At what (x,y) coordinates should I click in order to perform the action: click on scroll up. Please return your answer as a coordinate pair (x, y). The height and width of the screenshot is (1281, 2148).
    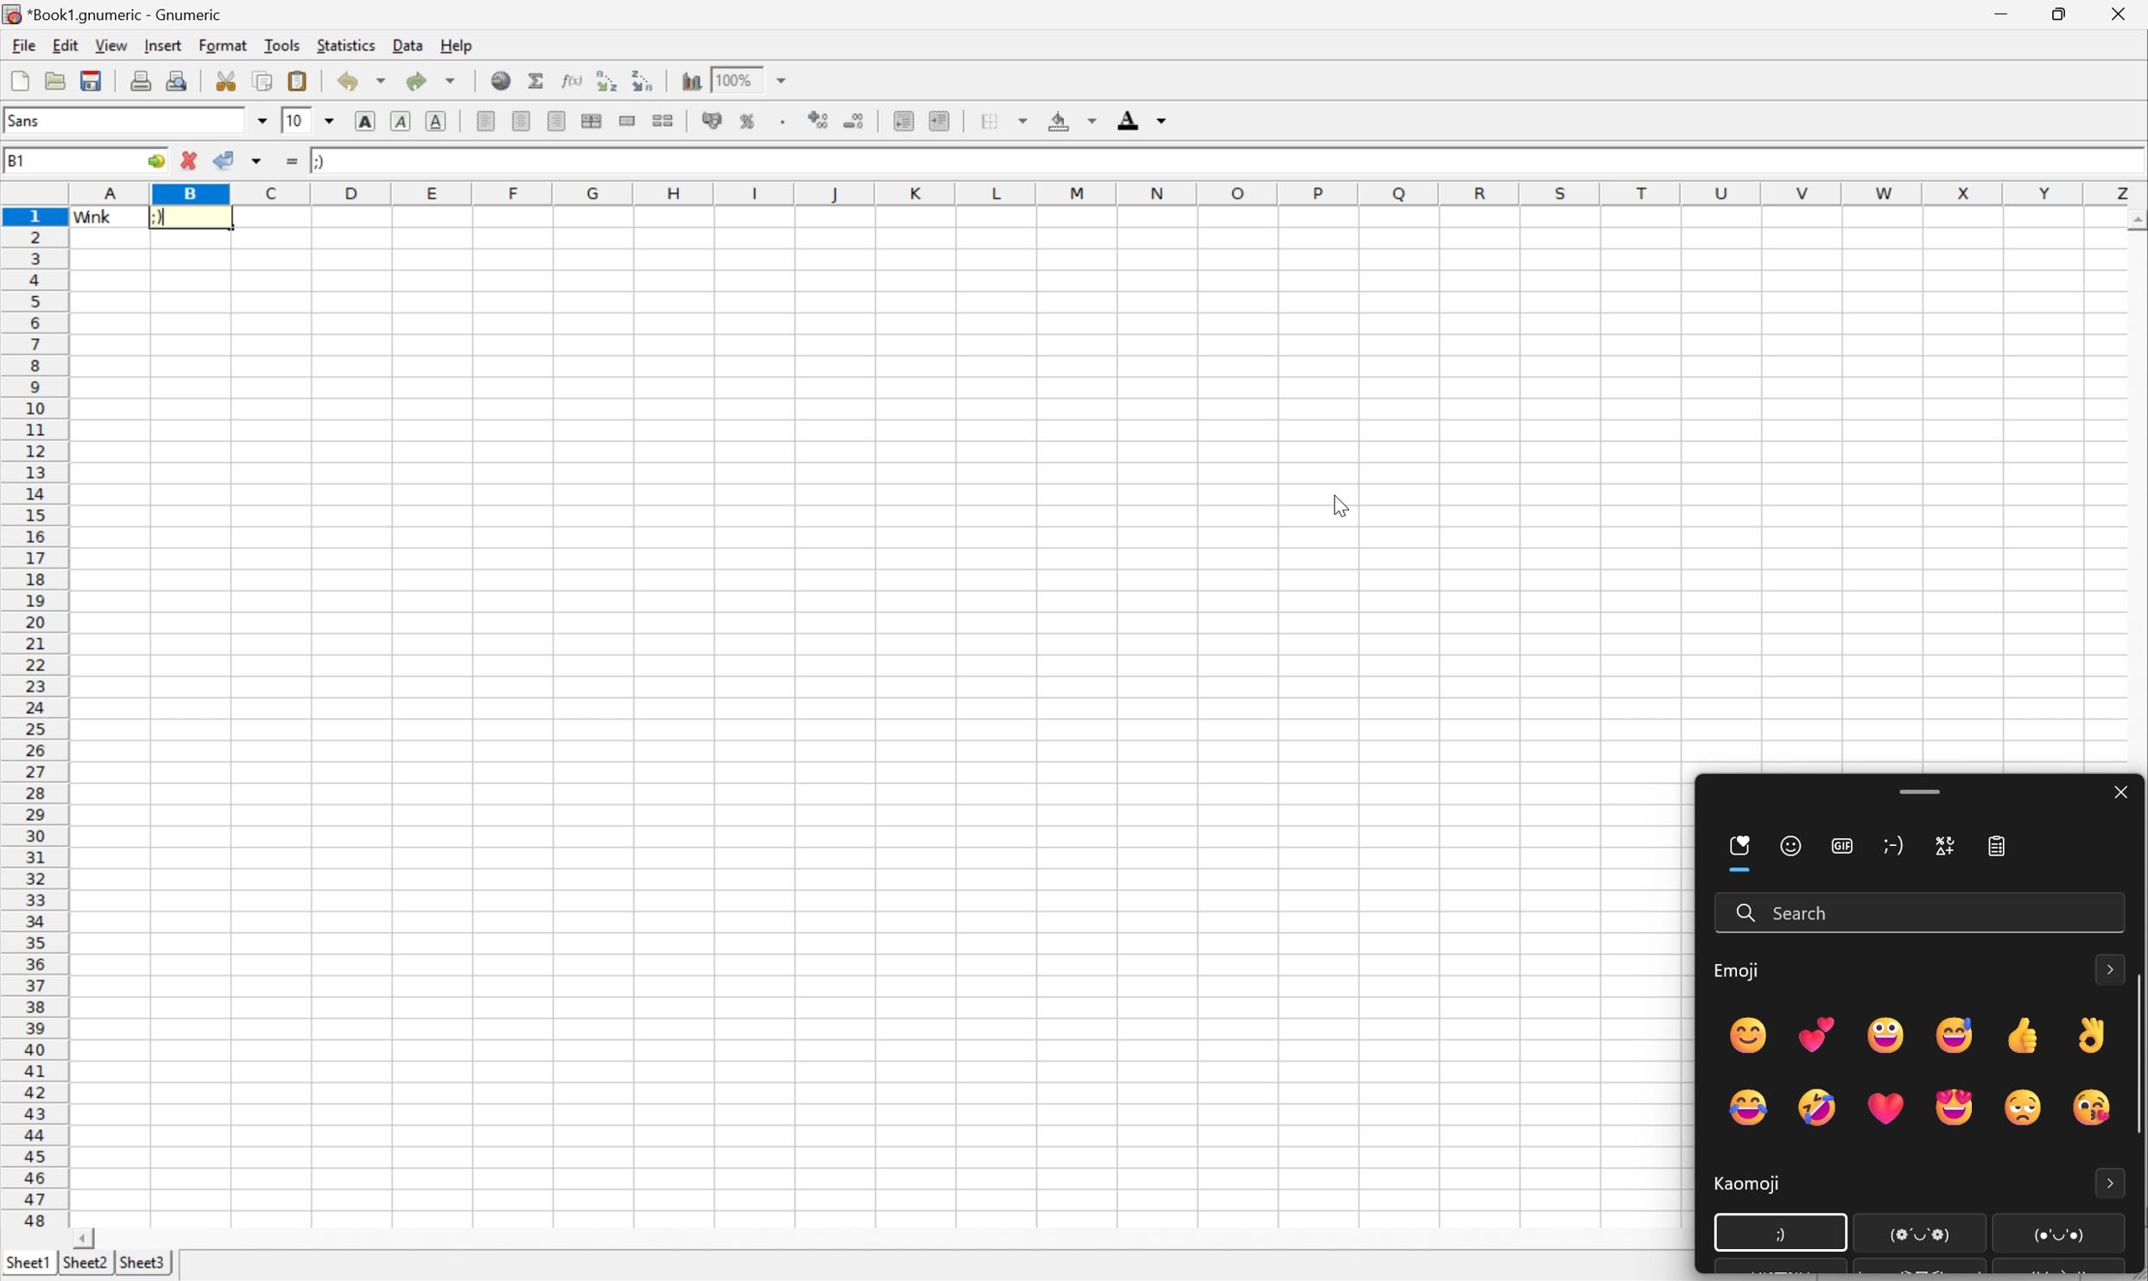
    Looking at the image, I should click on (2134, 219).